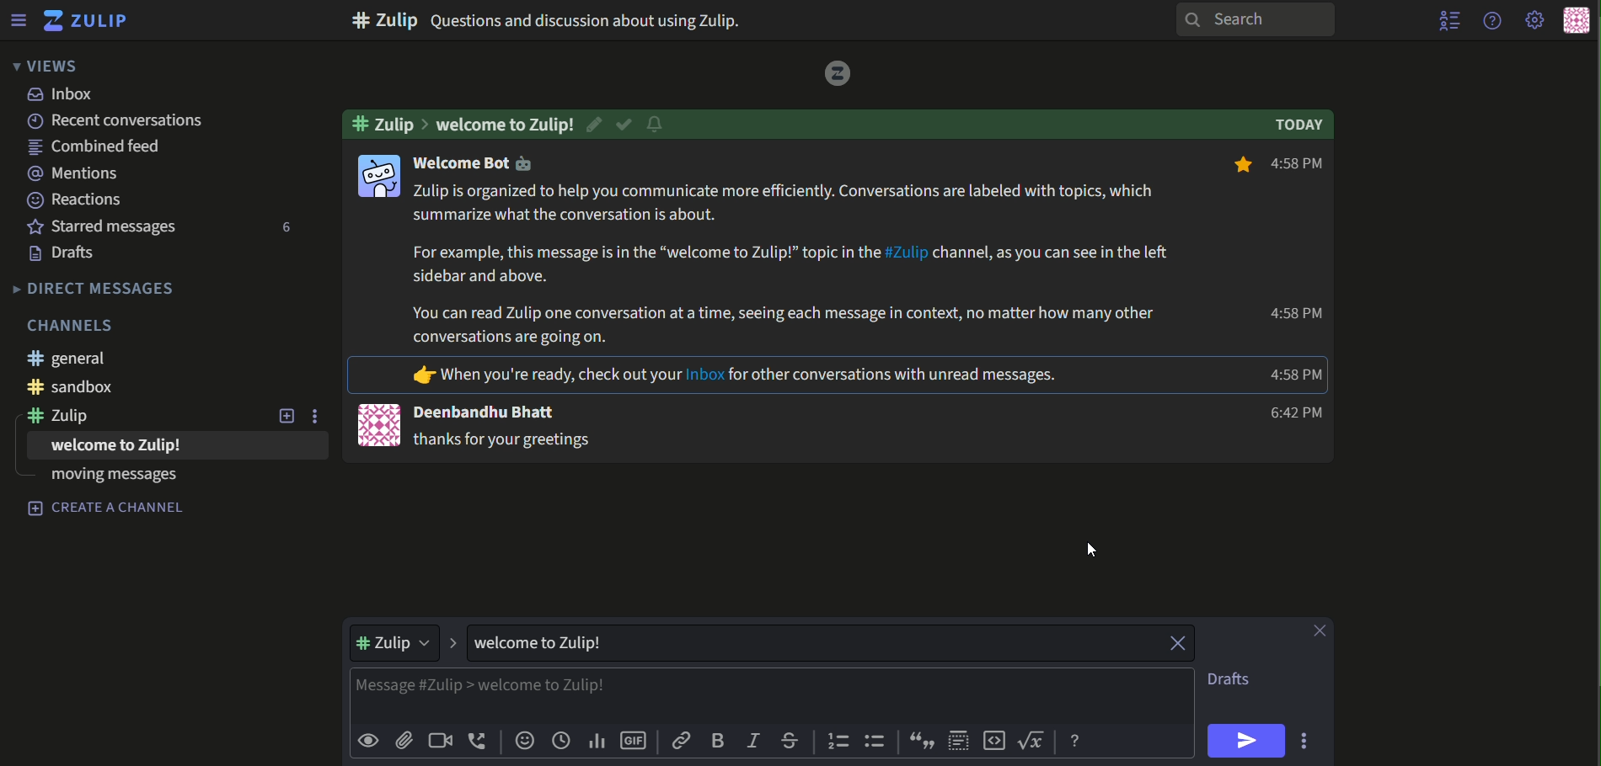 The image size is (1601, 766). I want to click on number formatting, so click(836, 742).